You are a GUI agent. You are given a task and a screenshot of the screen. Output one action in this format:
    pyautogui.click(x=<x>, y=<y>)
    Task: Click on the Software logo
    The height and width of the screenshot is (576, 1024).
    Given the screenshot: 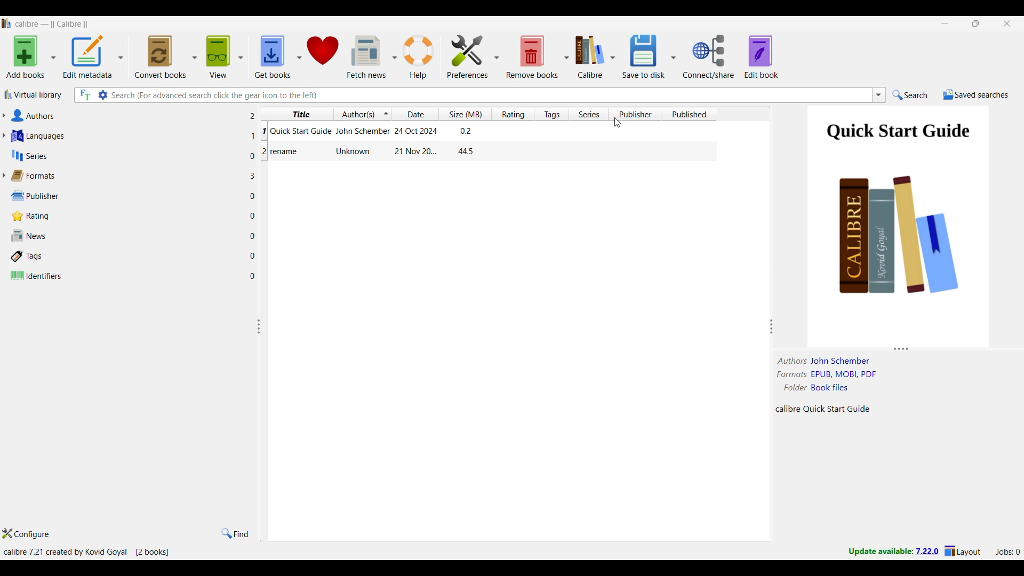 What is the action you would take?
    pyautogui.click(x=7, y=23)
    